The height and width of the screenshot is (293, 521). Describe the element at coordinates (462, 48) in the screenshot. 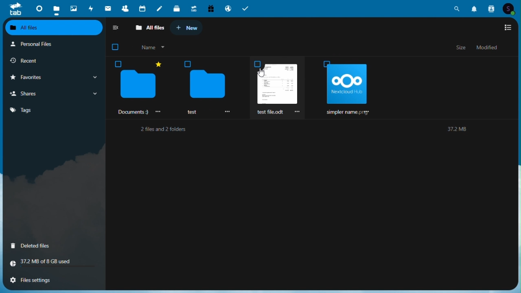

I see `Size` at that location.